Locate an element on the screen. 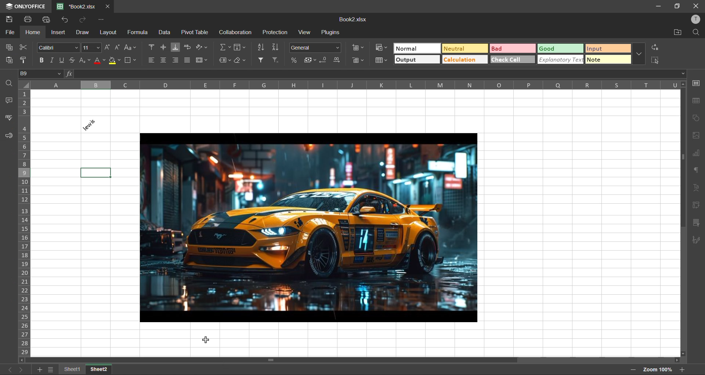  pivot table is located at coordinates (696, 204).